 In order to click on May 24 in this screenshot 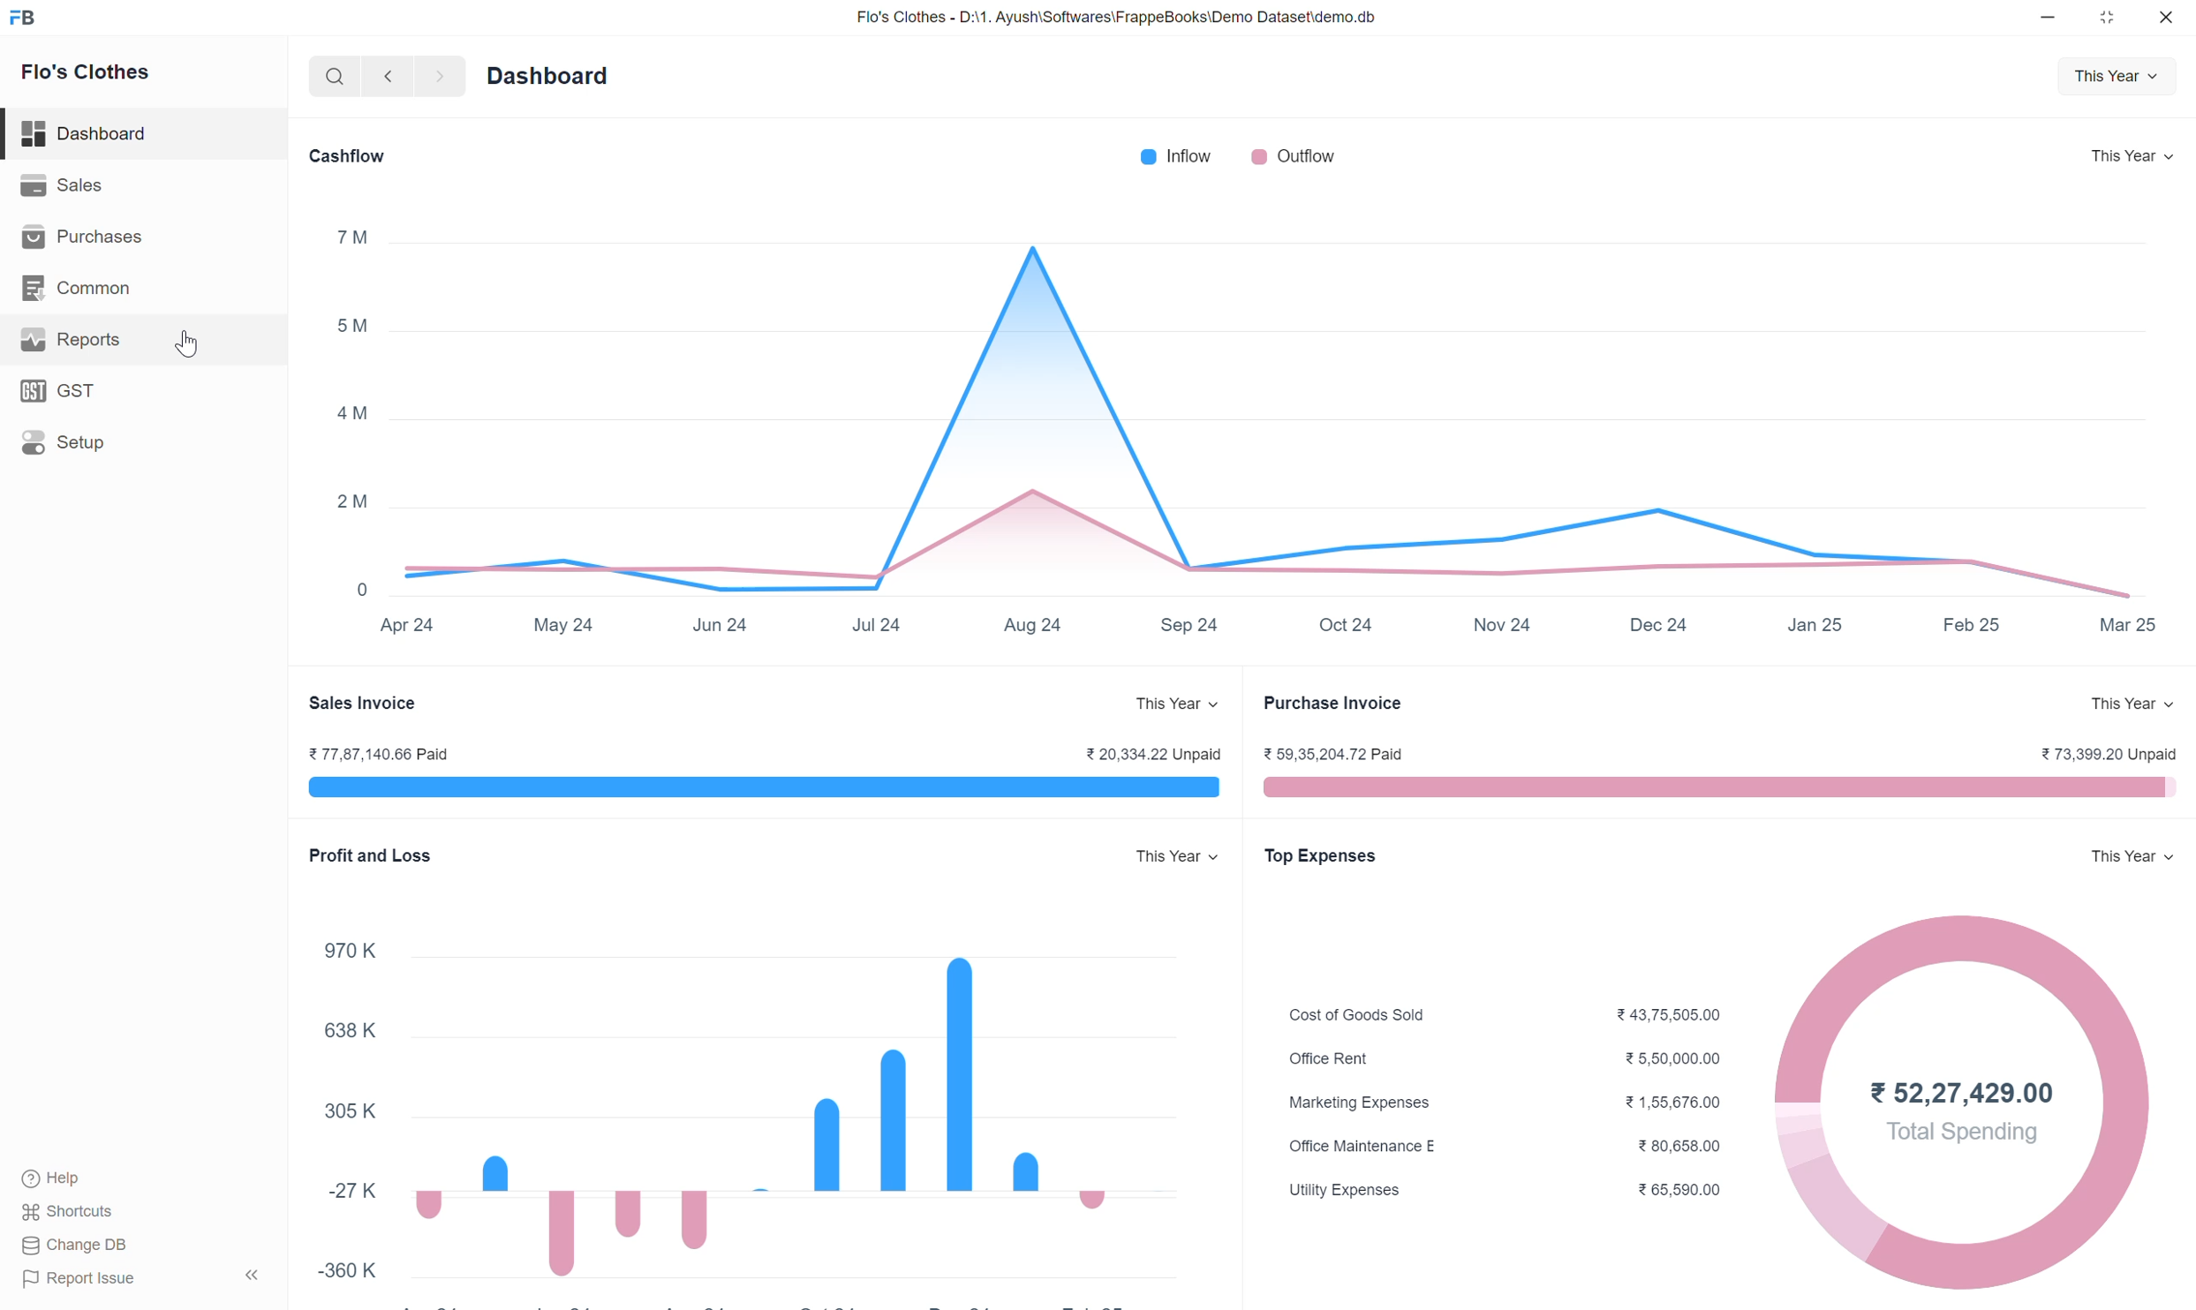, I will do `click(569, 625)`.